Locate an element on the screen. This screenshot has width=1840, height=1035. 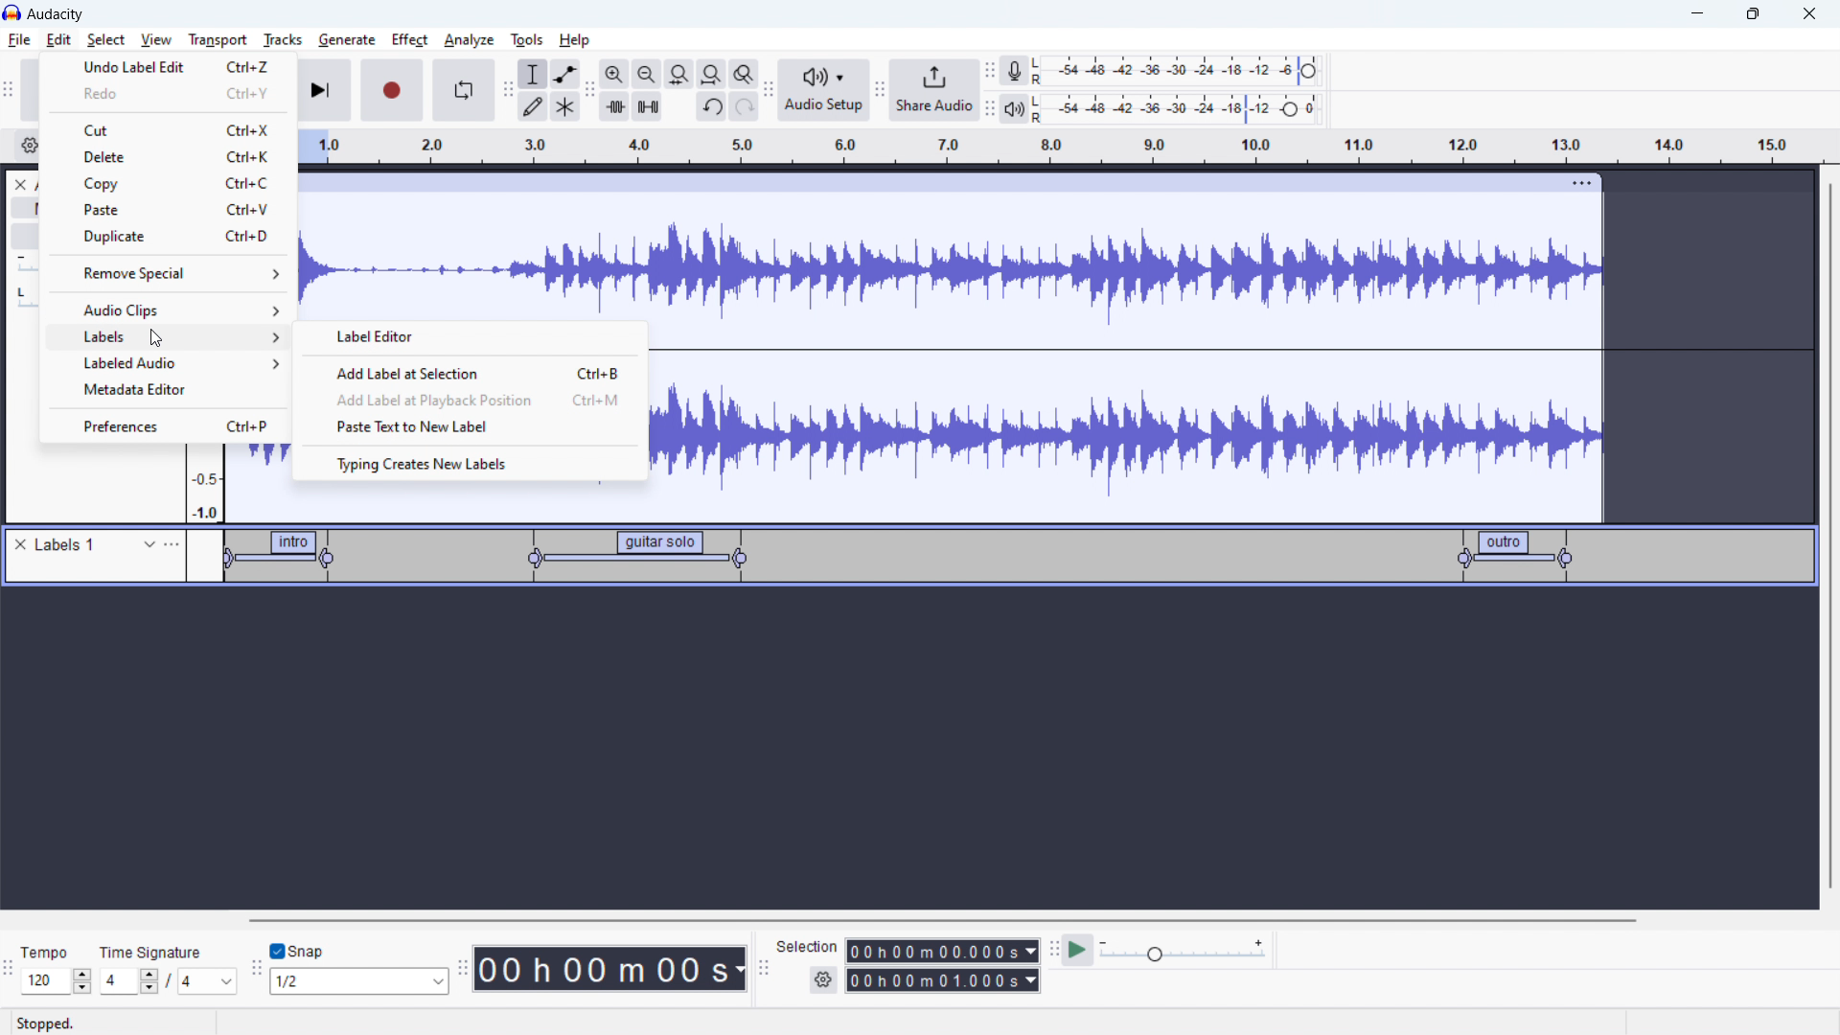
set time signature is located at coordinates (170, 980).